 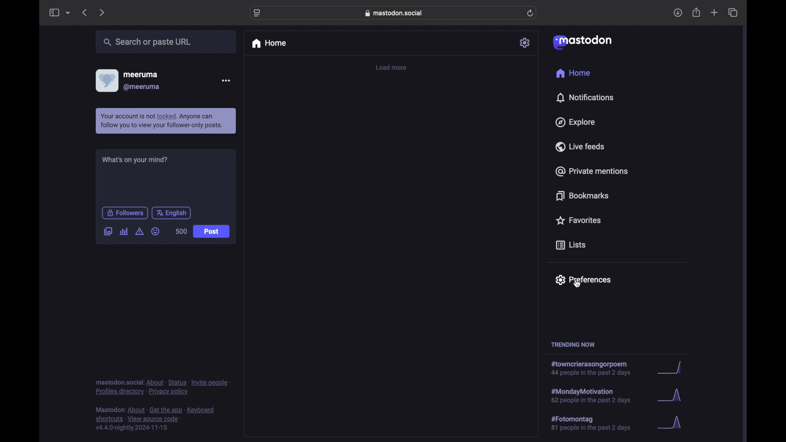 I want to click on lists, so click(x=571, y=244).